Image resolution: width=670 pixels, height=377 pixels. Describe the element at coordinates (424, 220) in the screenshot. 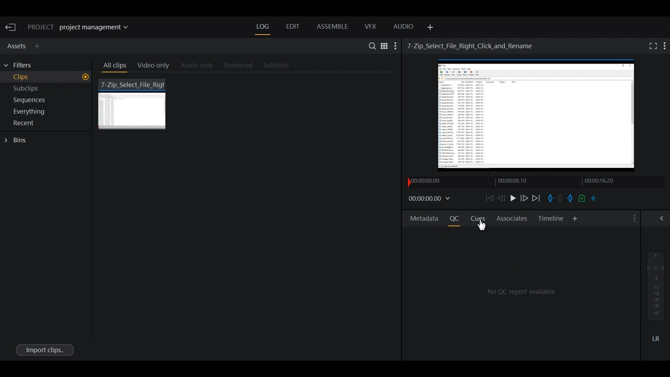

I see `Metadata` at that location.